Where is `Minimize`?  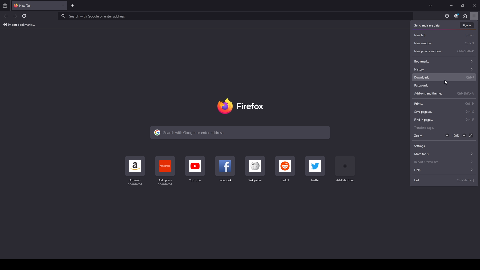
Minimize is located at coordinates (451, 5).